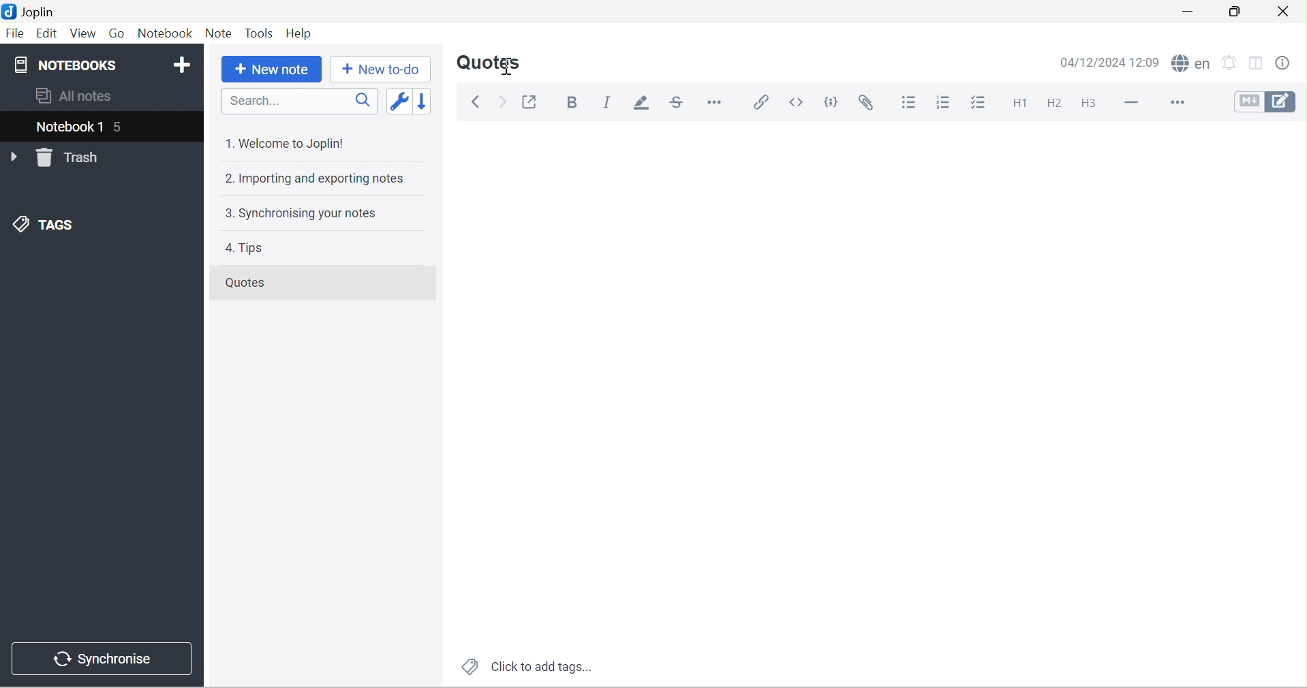  What do you see at coordinates (1259, 61) in the screenshot?
I see `Toggle editor layout` at bounding box center [1259, 61].